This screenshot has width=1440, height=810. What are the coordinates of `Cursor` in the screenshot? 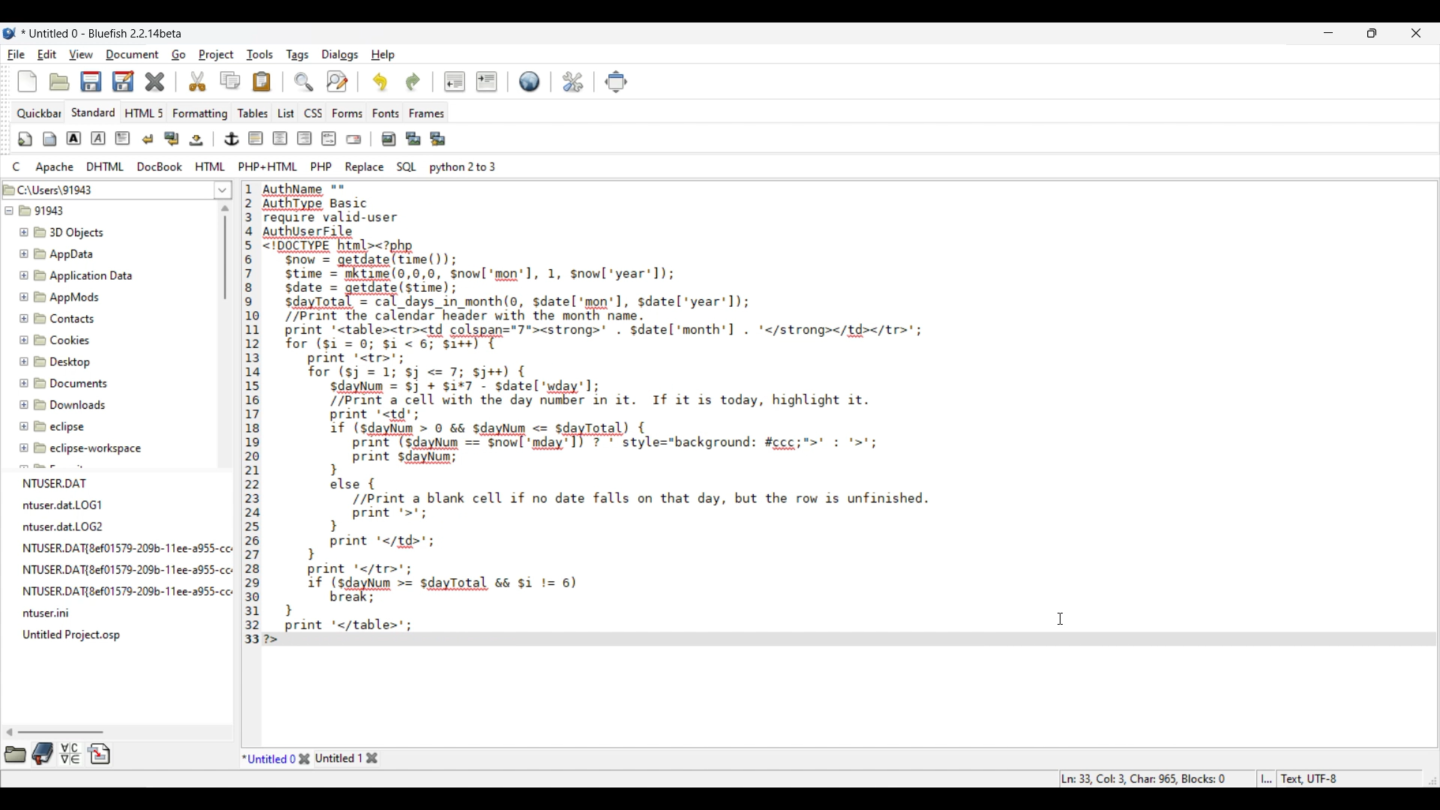 It's located at (1060, 619).